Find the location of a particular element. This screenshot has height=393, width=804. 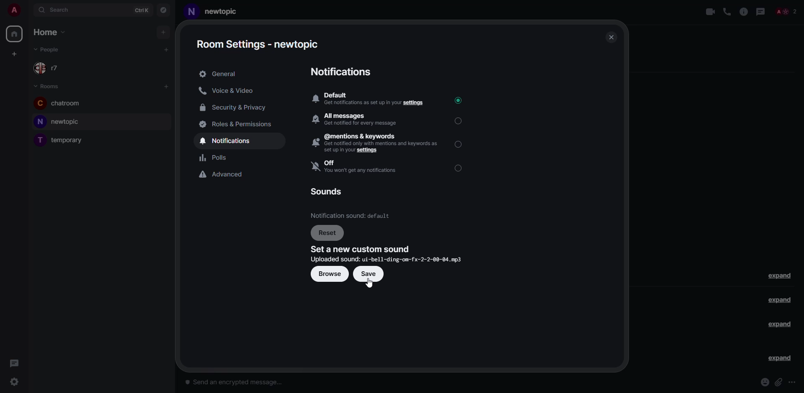

emoji is located at coordinates (765, 382).